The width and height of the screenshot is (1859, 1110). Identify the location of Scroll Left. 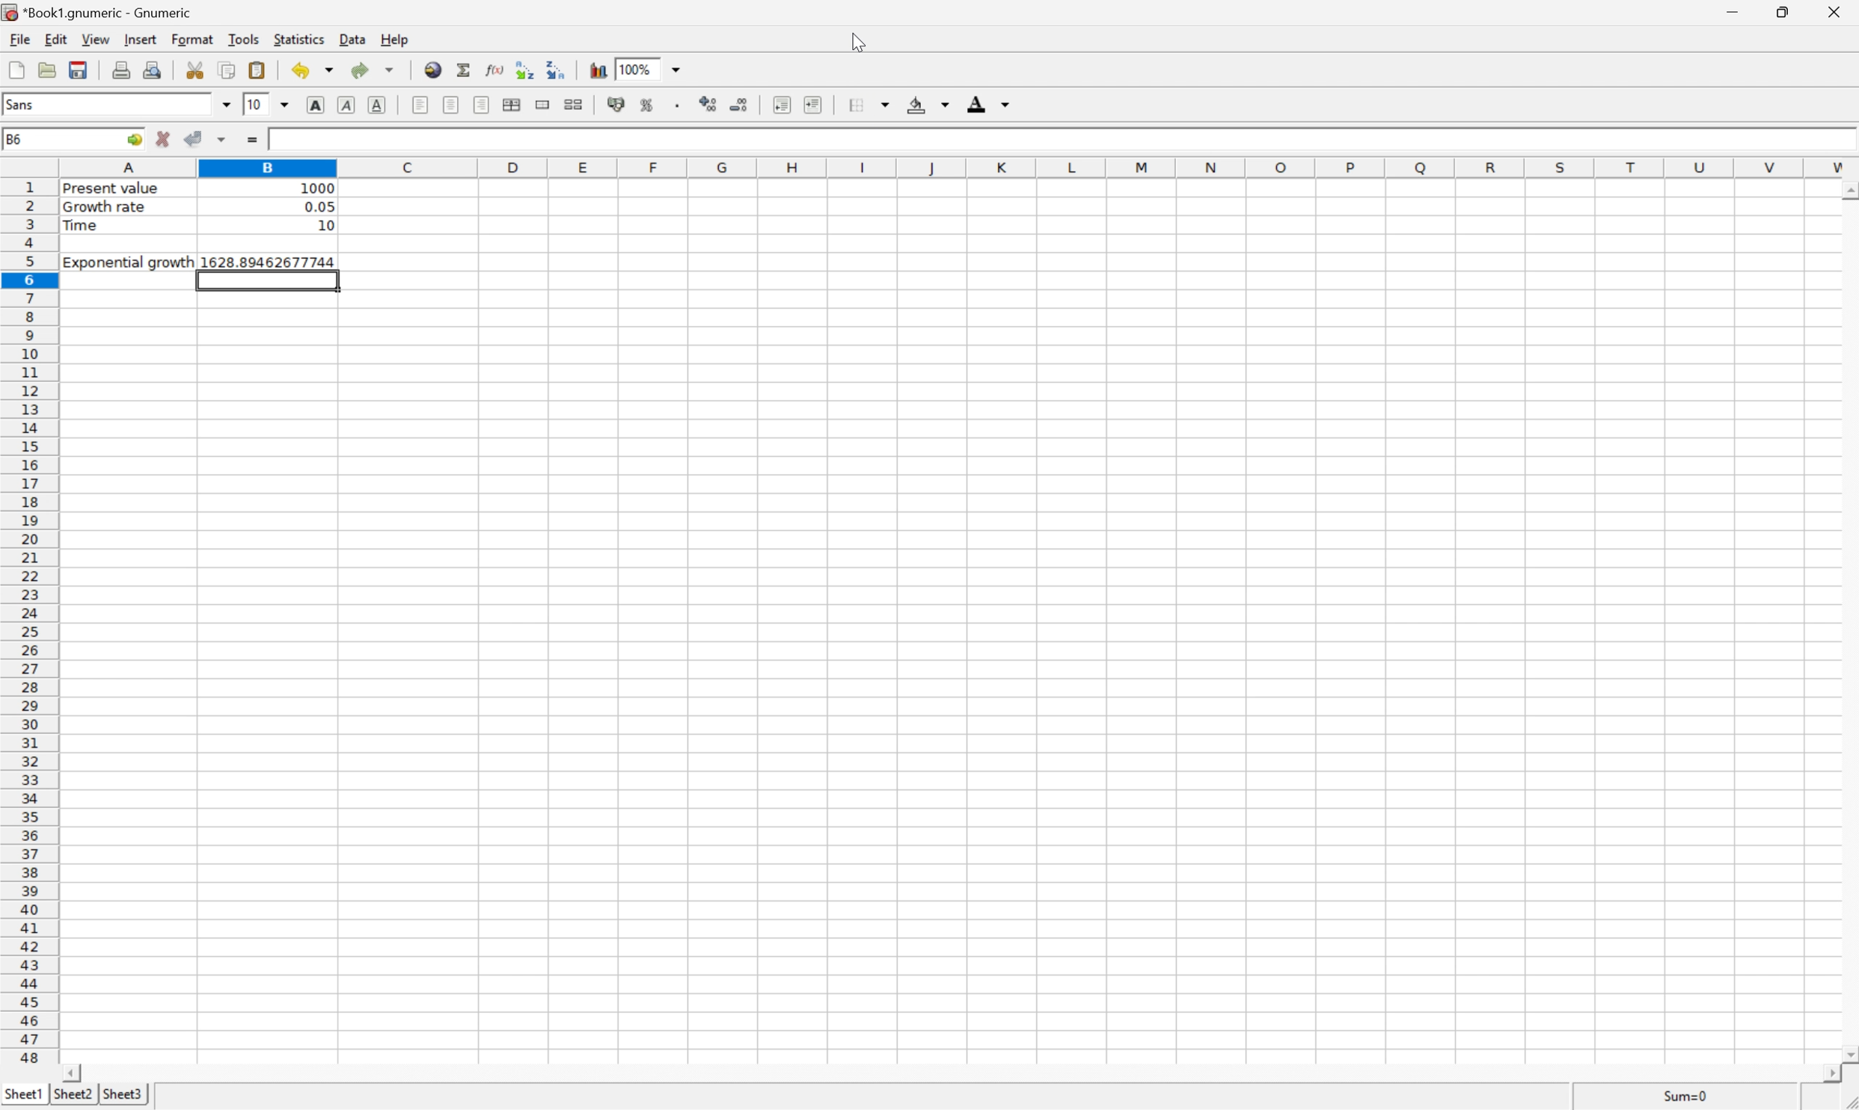
(76, 1071).